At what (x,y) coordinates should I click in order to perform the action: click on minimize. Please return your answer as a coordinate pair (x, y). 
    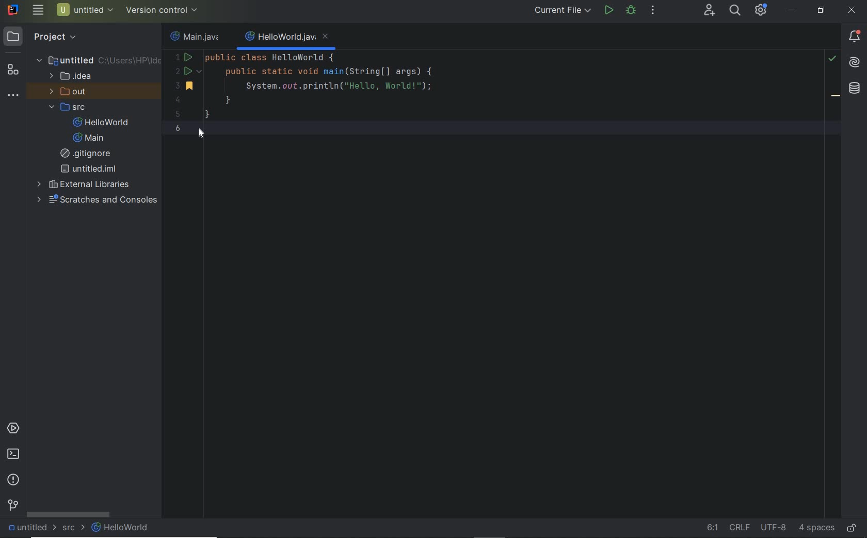
    Looking at the image, I should click on (792, 10).